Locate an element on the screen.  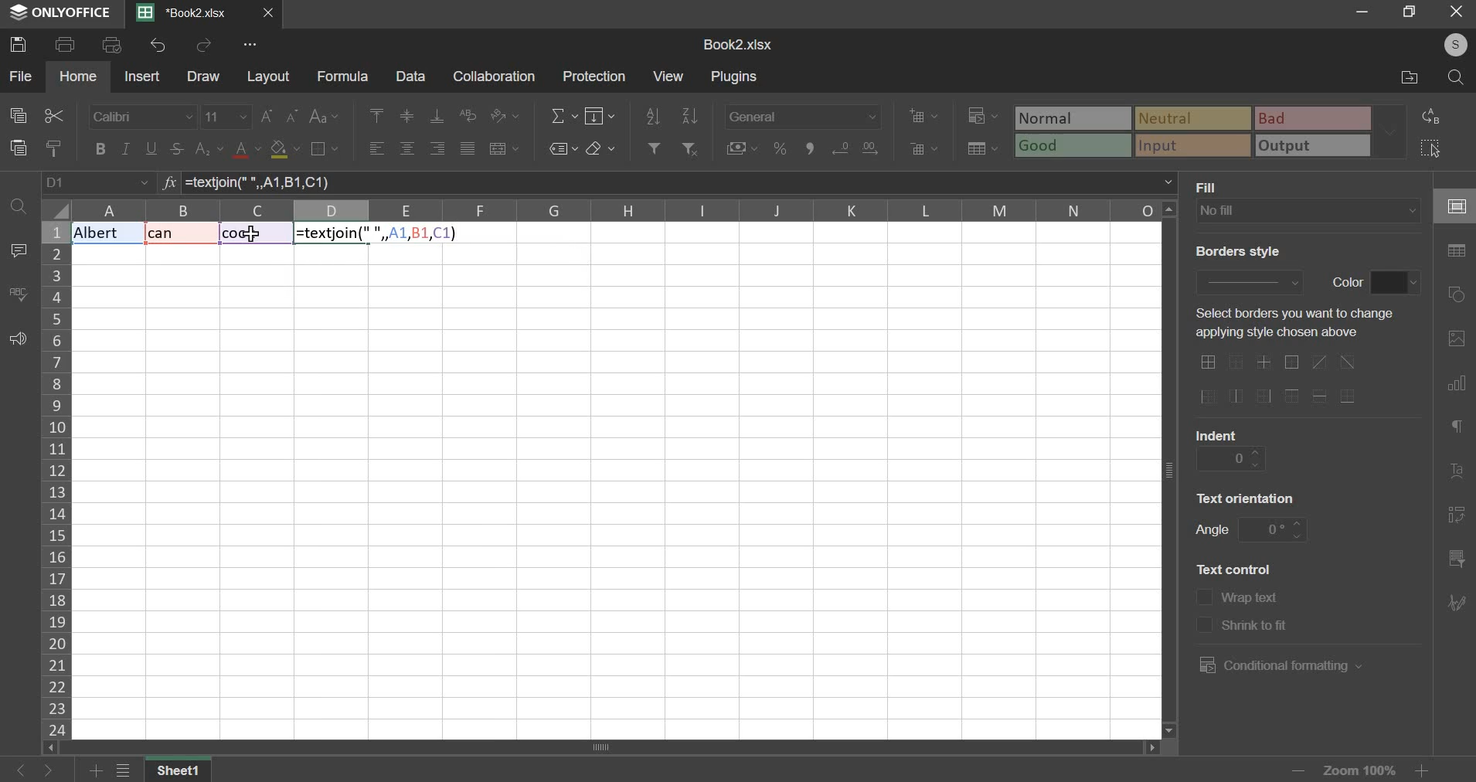
font size is located at coordinates (226, 116).